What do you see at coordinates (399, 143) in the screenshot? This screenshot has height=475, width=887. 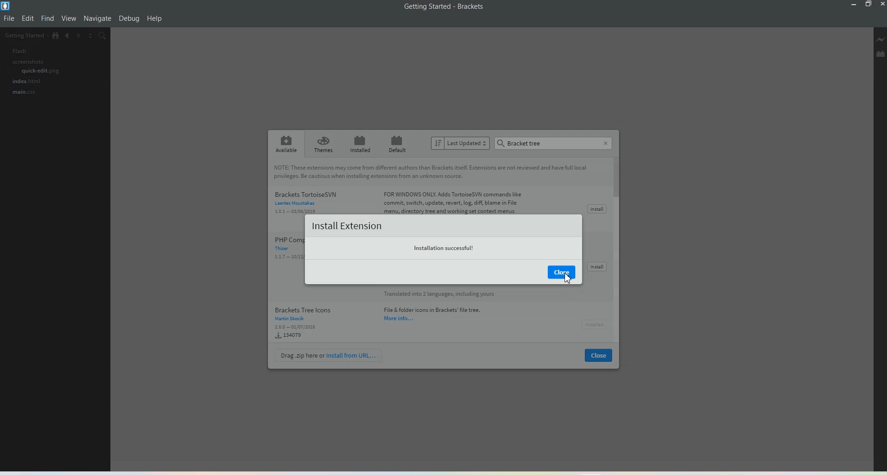 I see `Default` at bounding box center [399, 143].